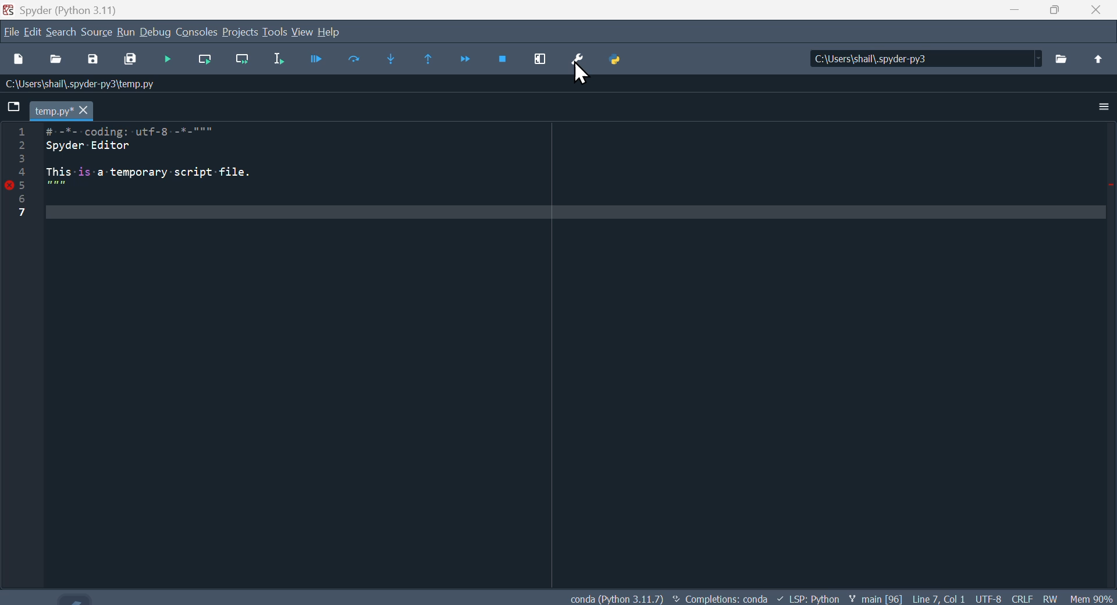 The height and width of the screenshot is (605, 1117). Describe the element at coordinates (58, 59) in the screenshot. I see `Open` at that location.